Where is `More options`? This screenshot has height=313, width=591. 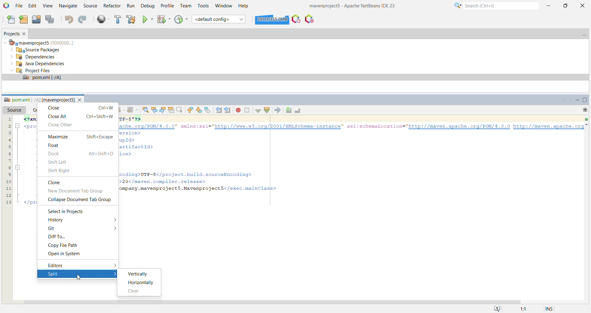
More options is located at coordinates (115, 265).